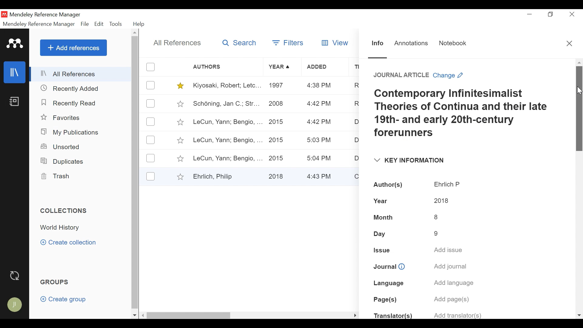 The height and width of the screenshot is (328, 583). What do you see at coordinates (579, 91) in the screenshot?
I see `Cursor` at bounding box center [579, 91].